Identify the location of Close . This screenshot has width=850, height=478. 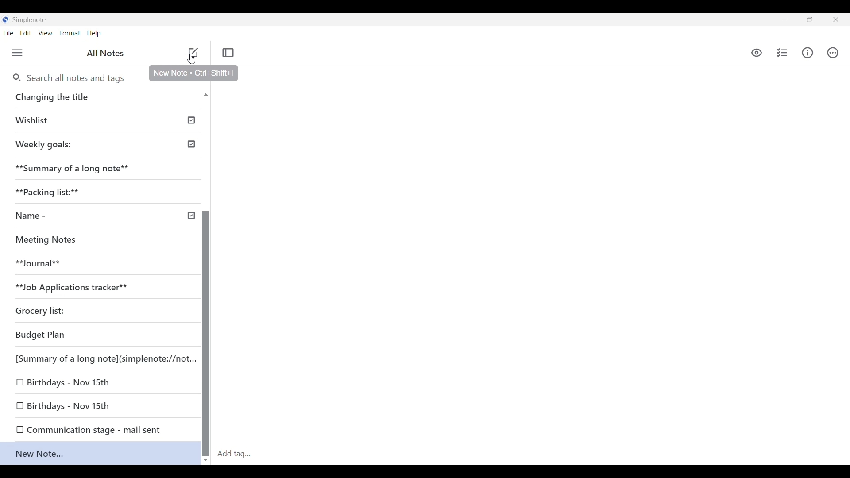
(836, 19).